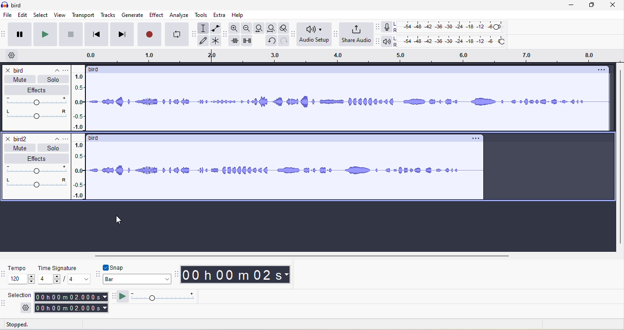  What do you see at coordinates (614, 5) in the screenshot?
I see `close` at bounding box center [614, 5].